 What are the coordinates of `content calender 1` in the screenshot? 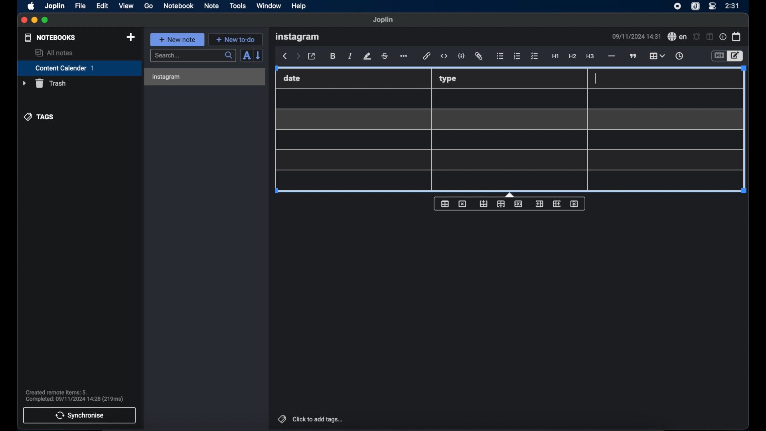 It's located at (79, 68).